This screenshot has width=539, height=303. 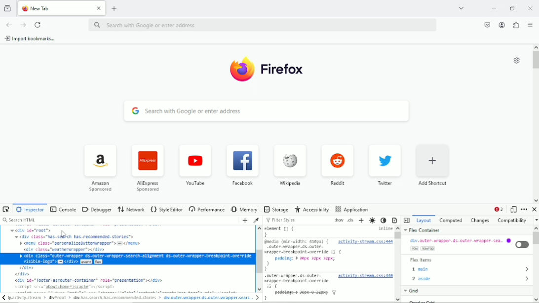 I want to click on Flex items, so click(x=422, y=261).